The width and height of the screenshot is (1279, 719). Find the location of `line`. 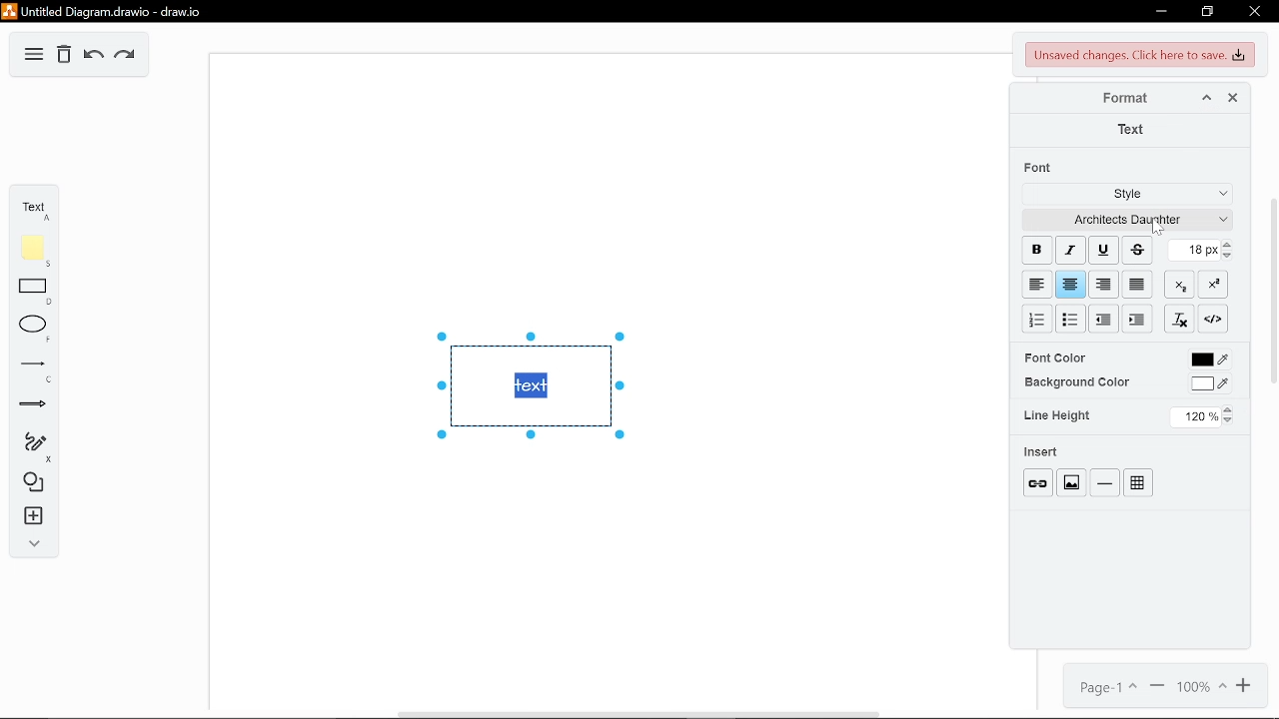

line is located at coordinates (1103, 481).